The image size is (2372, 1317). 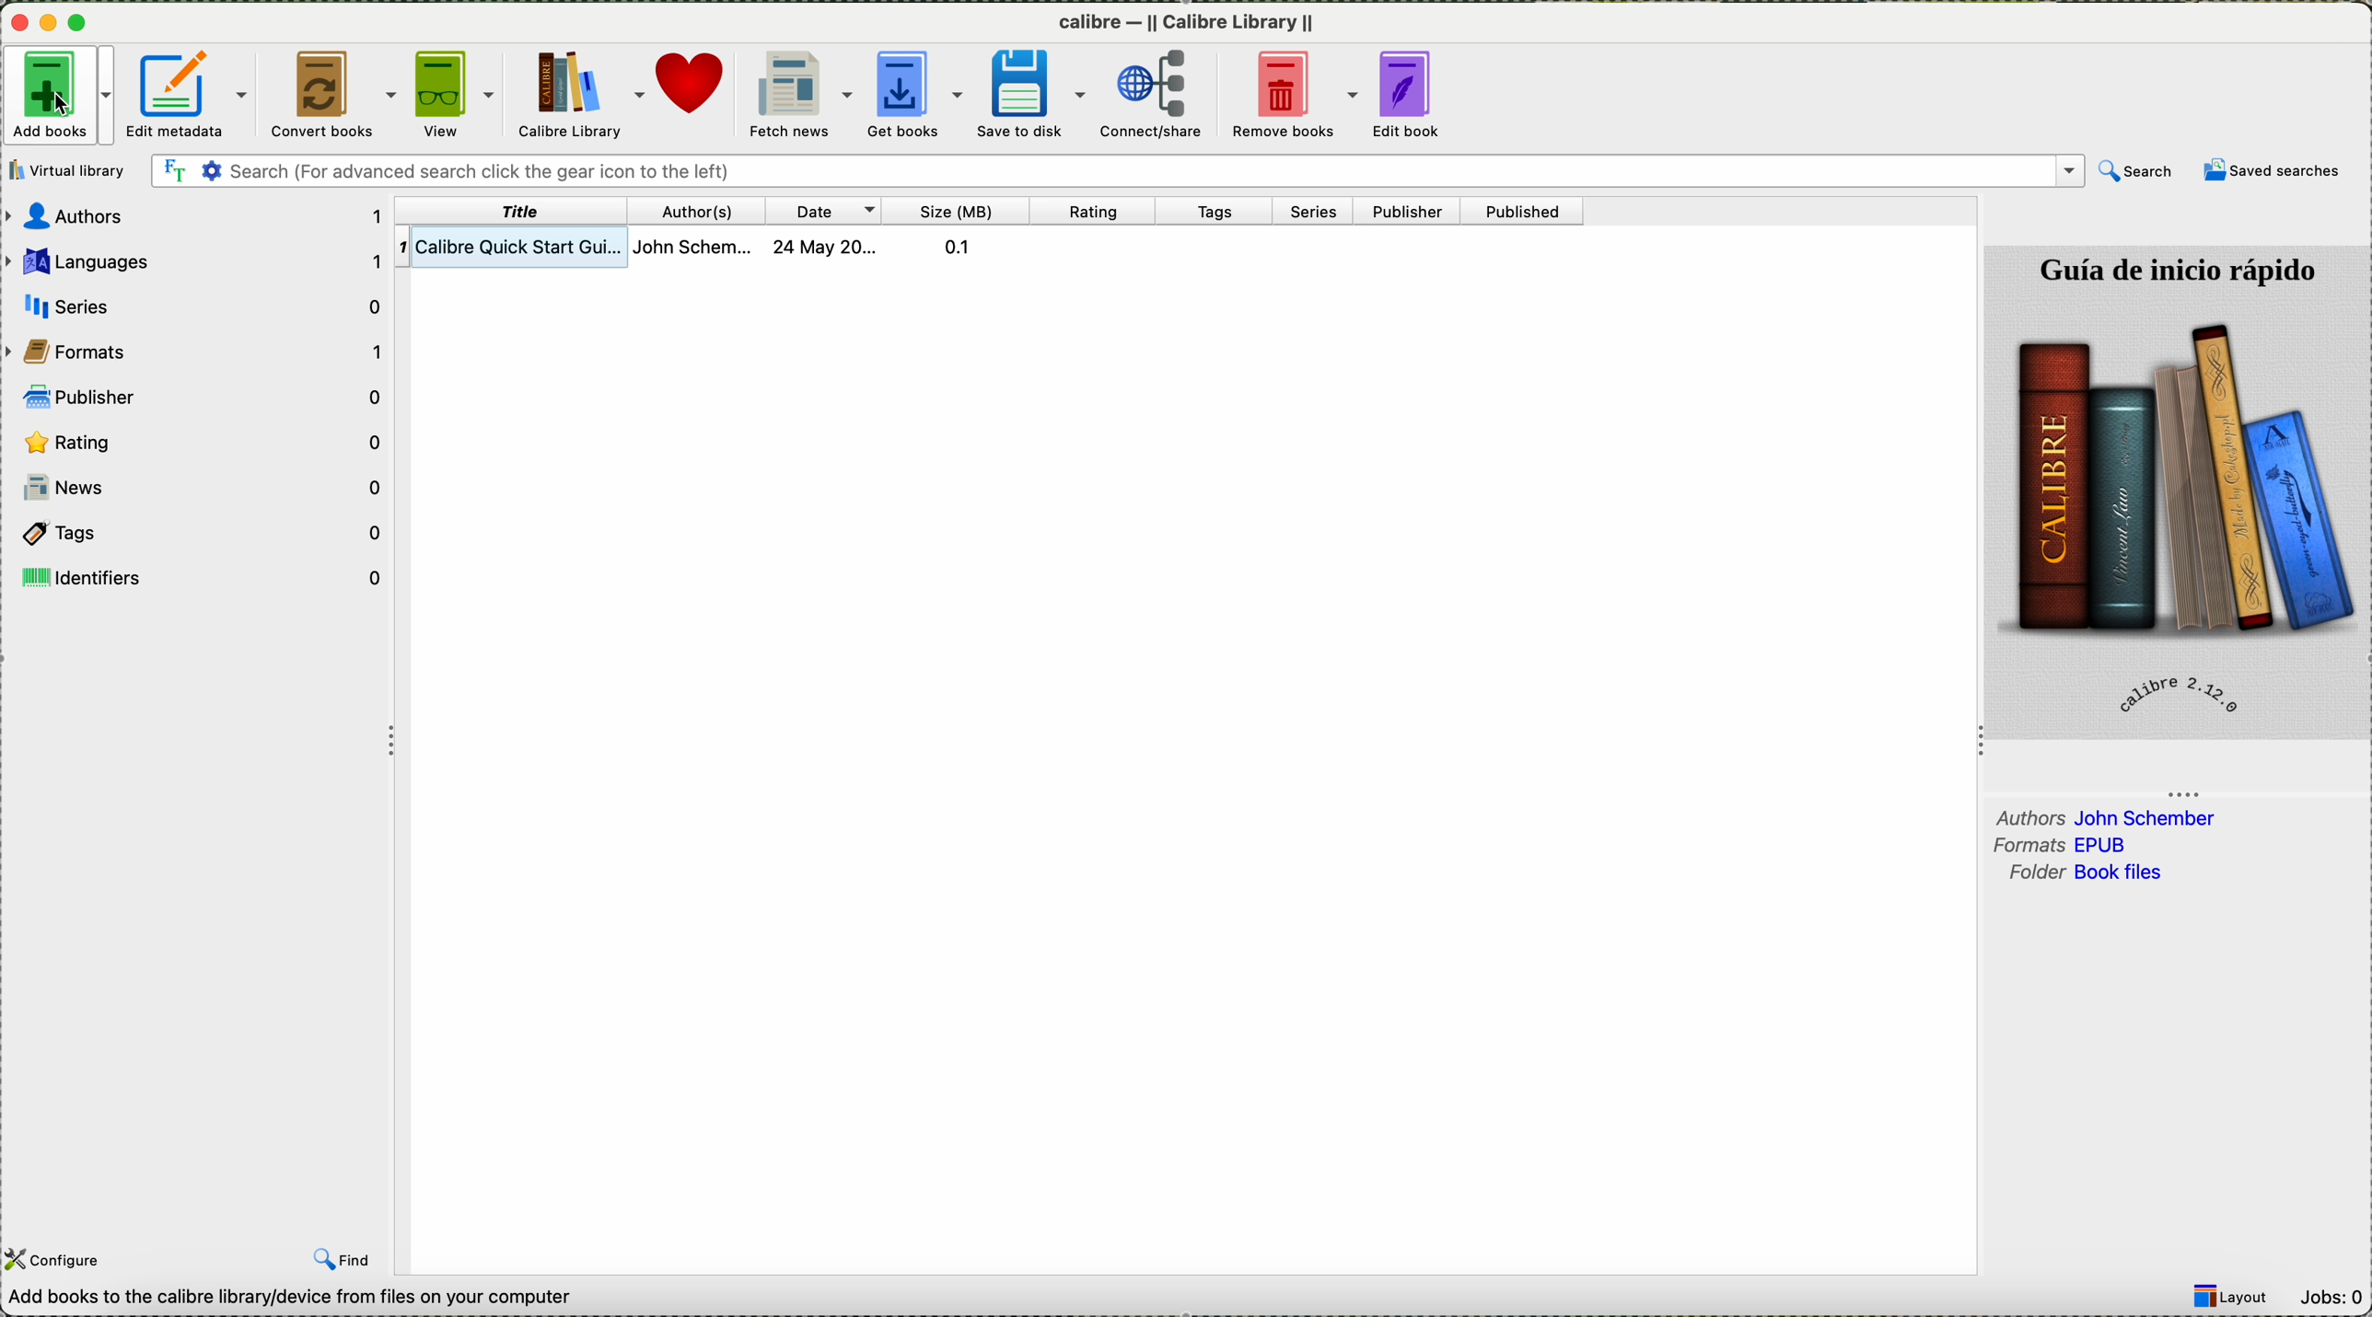 What do you see at coordinates (2137, 171) in the screenshot?
I see `search` at bounding box center [2137, 171].